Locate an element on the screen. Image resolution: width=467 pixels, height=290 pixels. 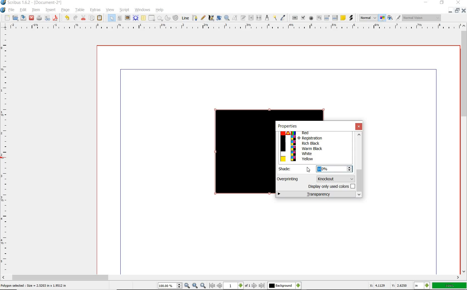
go to next page is located at coordinates (254, 286).